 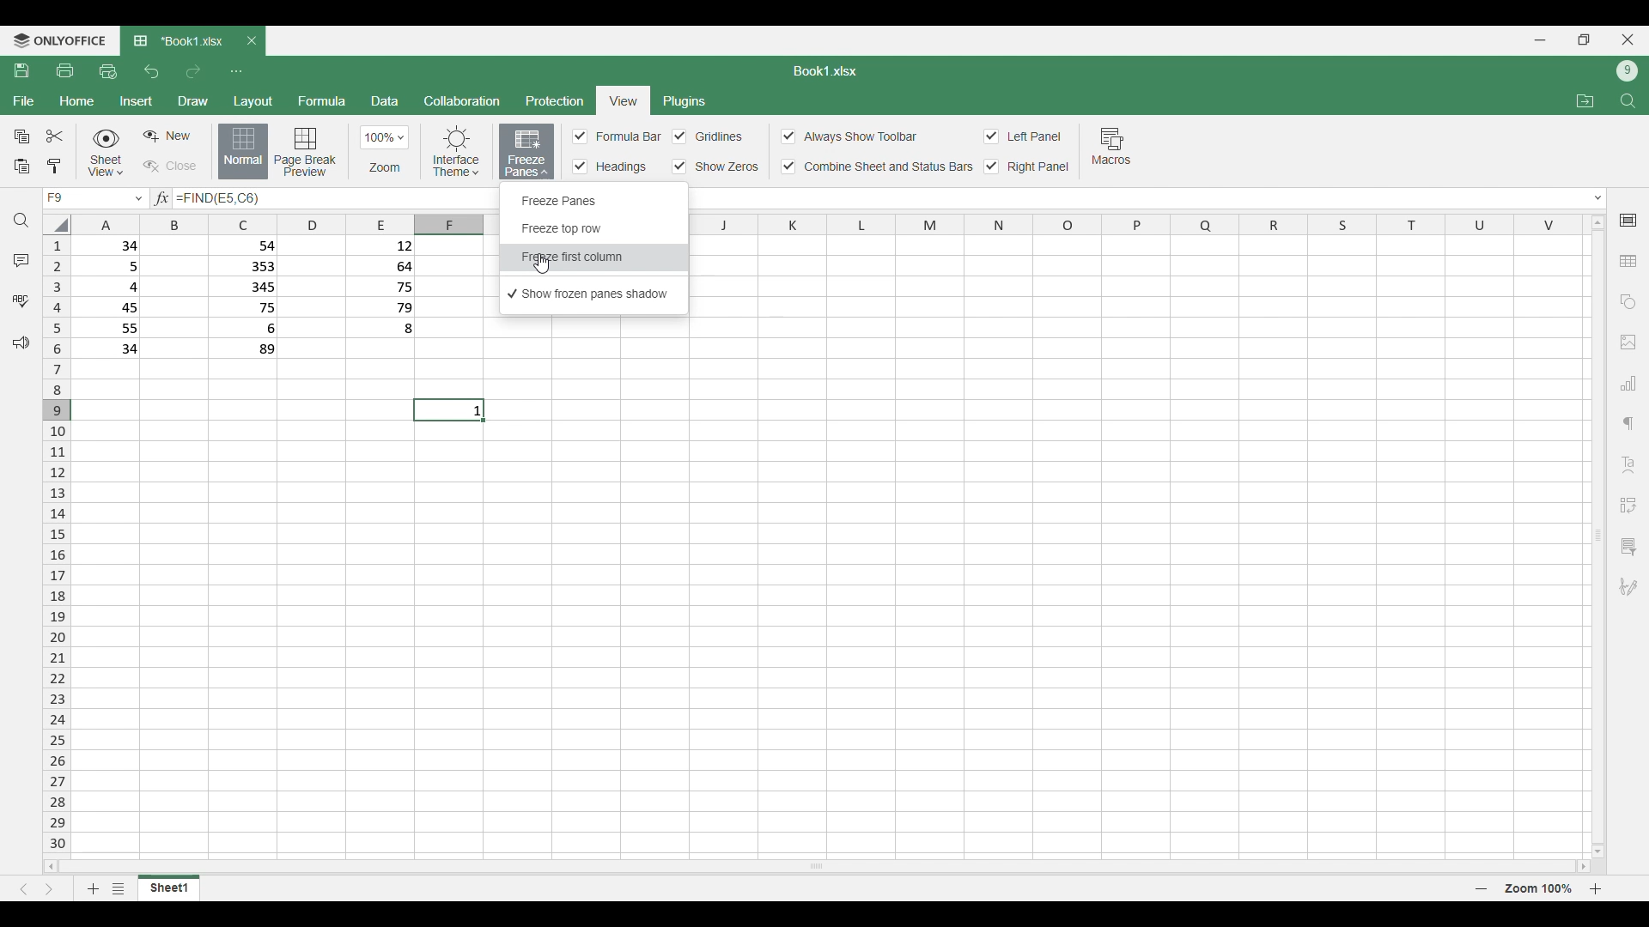 What do you see at coordinates (172, 888) in the screenshot?
I see `Current sheet: sheet1` at bounding box center [172, 888].